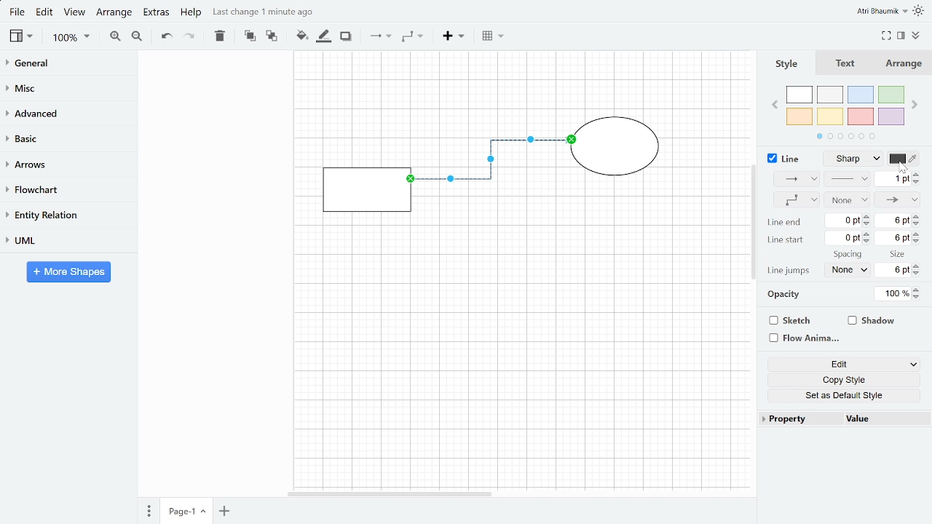  What do you see at coordinates (919, 242) in the screenshot?
I see `Decrease line start size` at bounding box center [919, 242].